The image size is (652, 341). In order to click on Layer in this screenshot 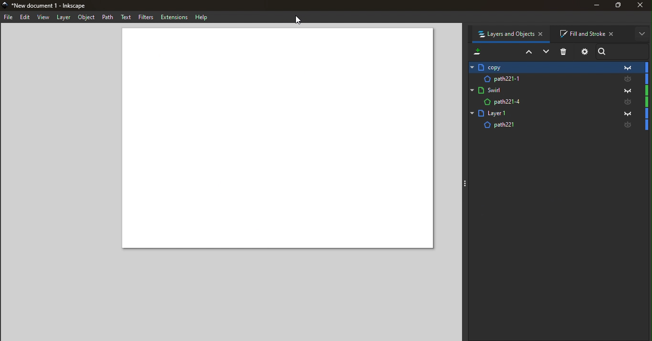, I will do `click(542, 113)`.